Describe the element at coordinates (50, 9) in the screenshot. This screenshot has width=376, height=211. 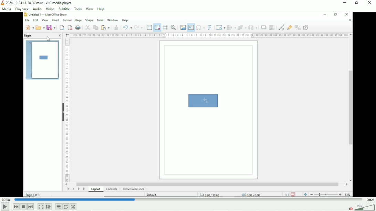
I see `Video` at that location.